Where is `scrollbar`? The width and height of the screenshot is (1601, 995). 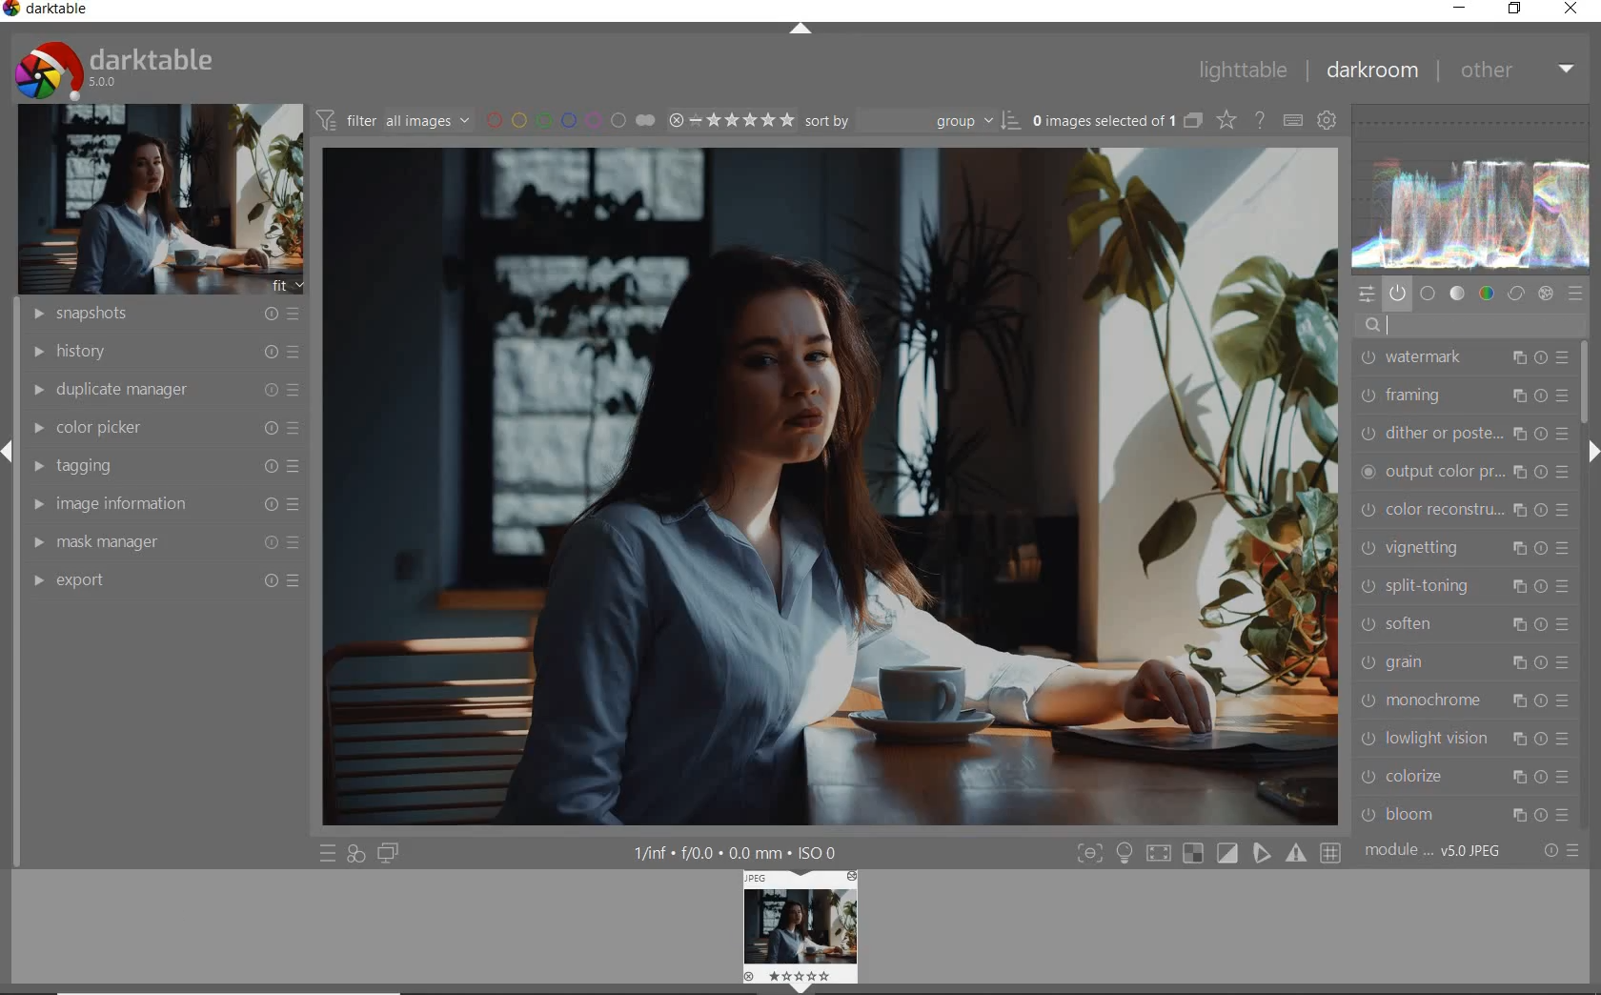 scrollbar is located at coordinates (1590, 380).